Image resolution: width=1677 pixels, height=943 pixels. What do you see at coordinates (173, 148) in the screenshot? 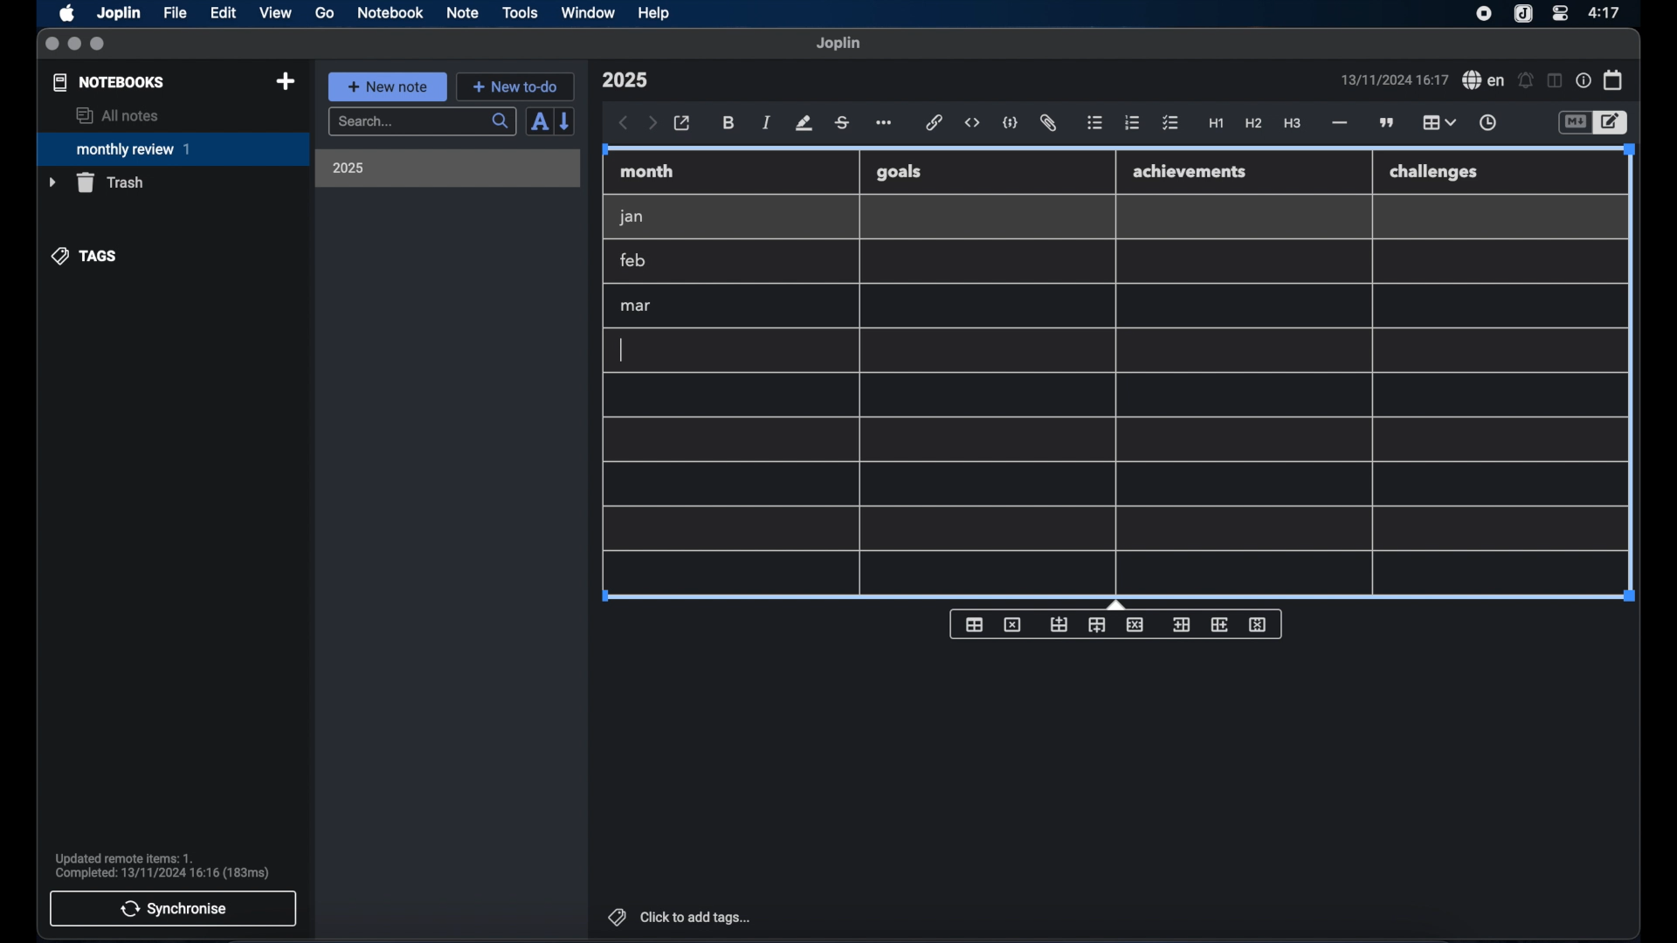
I see `monthly review` at bounding box center [173, 148].